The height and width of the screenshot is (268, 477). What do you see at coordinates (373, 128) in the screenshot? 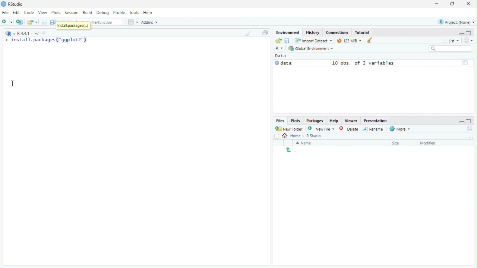
I see `Rename selected file/folder` at bounding box center [373, 128].